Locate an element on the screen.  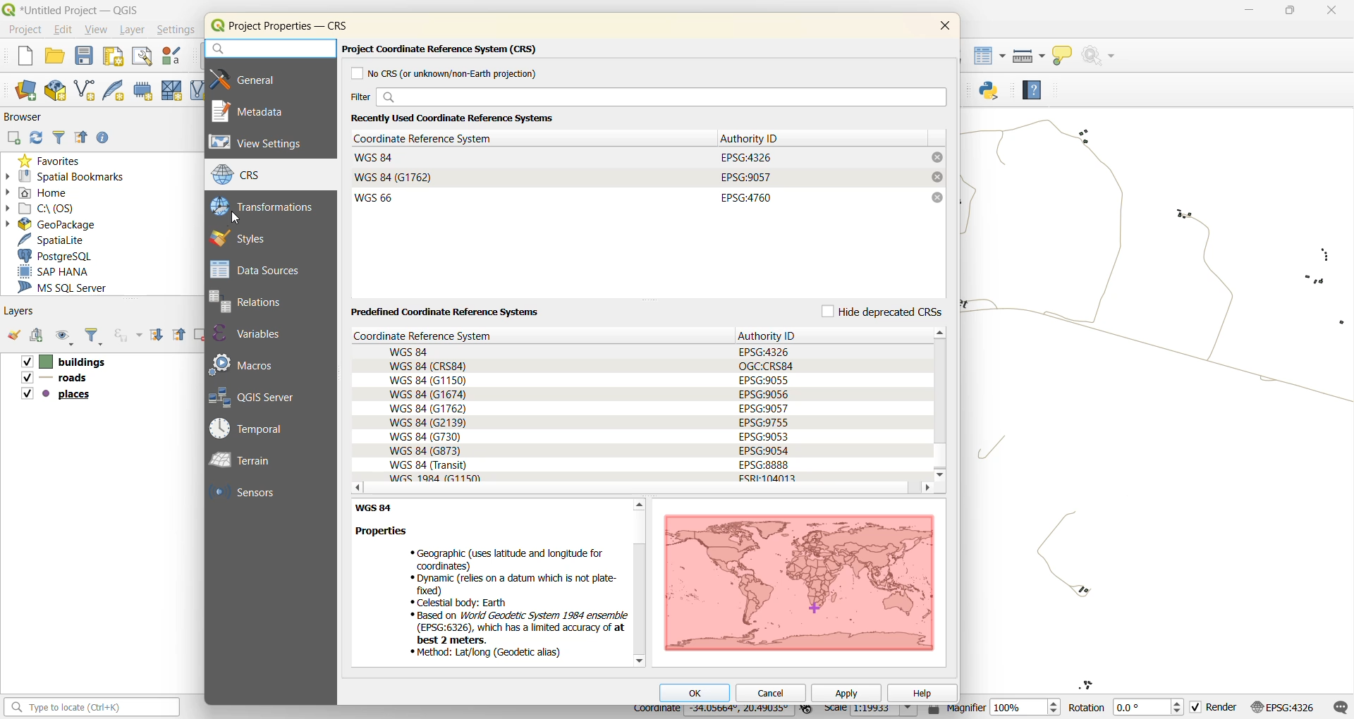
open is located at coordinates (56, 55).